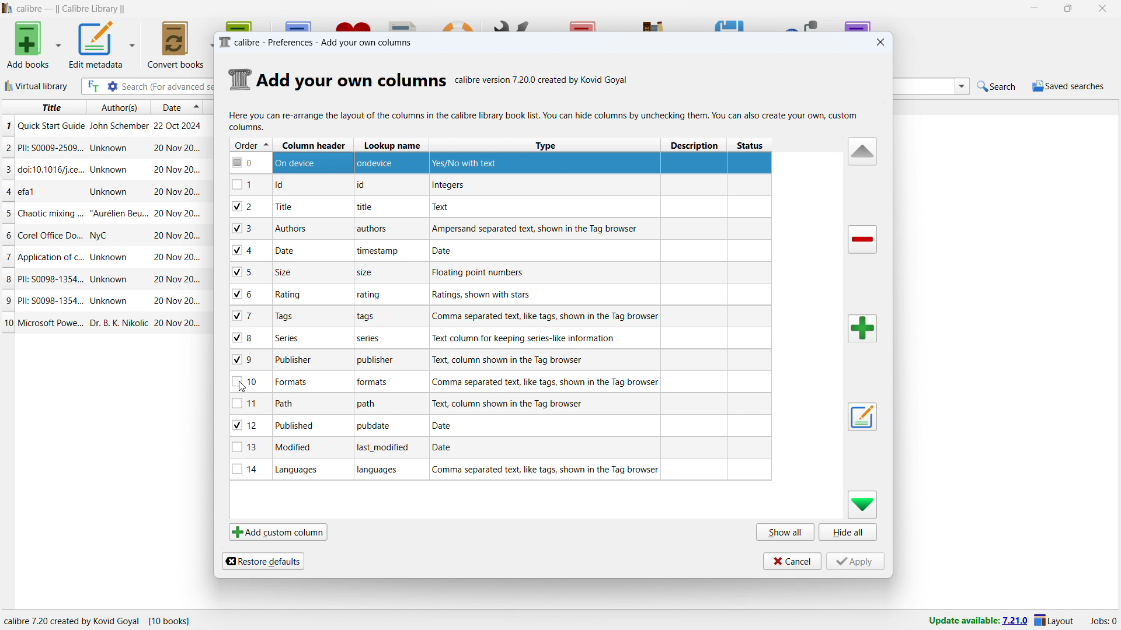 The width and height of the screenshot is (1121, 630). I want to click on active jobs, so click(1104, 621).